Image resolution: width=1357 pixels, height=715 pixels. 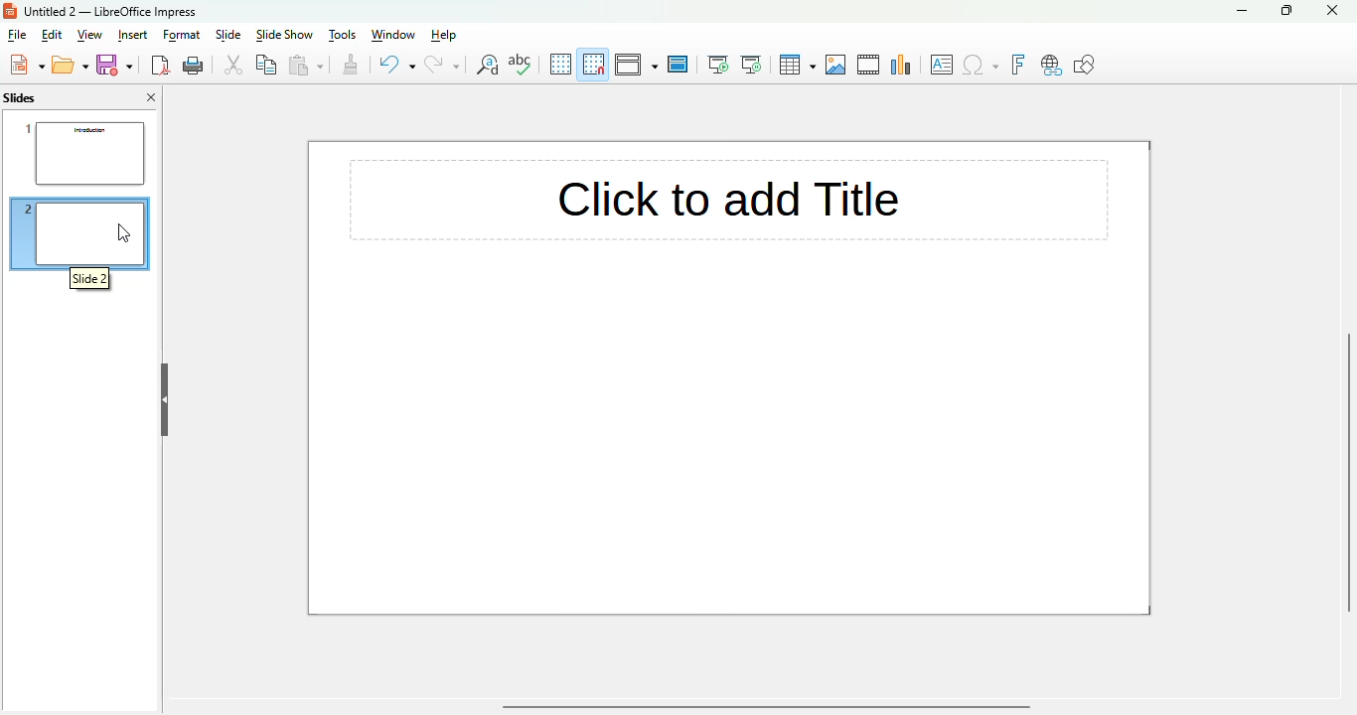 What do you see at coordinates (307, 65) in the screenshot?
I see `paste` at bounding box center [307, 65].